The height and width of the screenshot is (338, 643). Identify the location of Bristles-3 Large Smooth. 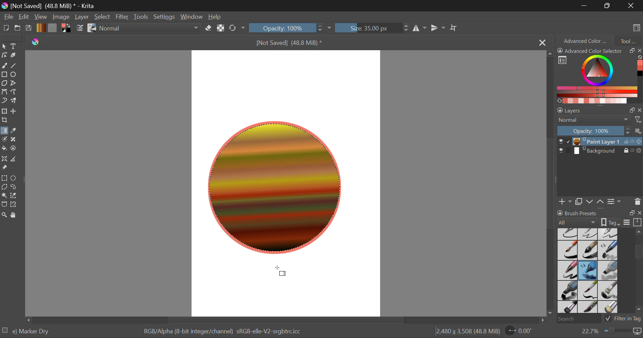
(567, 308).